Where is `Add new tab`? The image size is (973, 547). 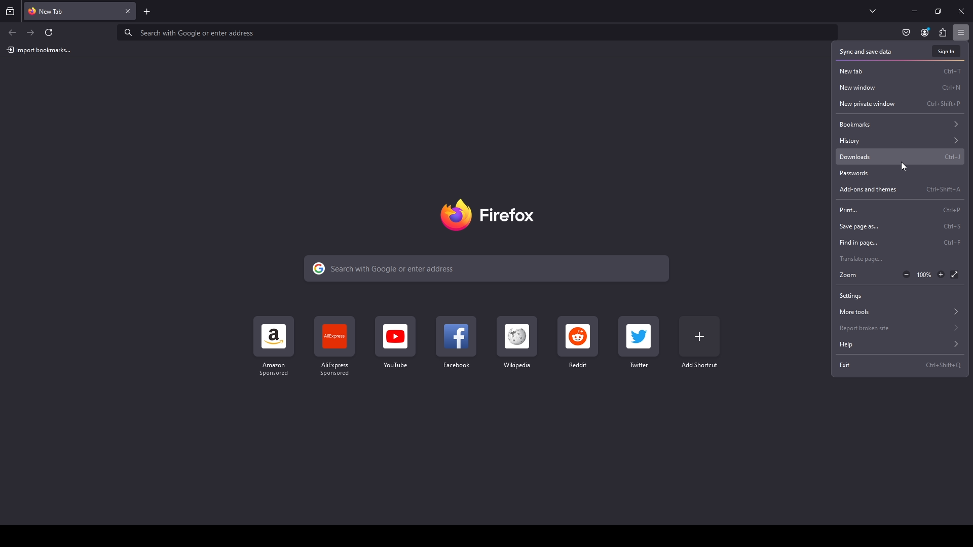
Add new tab is located at coordinates (147, 11).